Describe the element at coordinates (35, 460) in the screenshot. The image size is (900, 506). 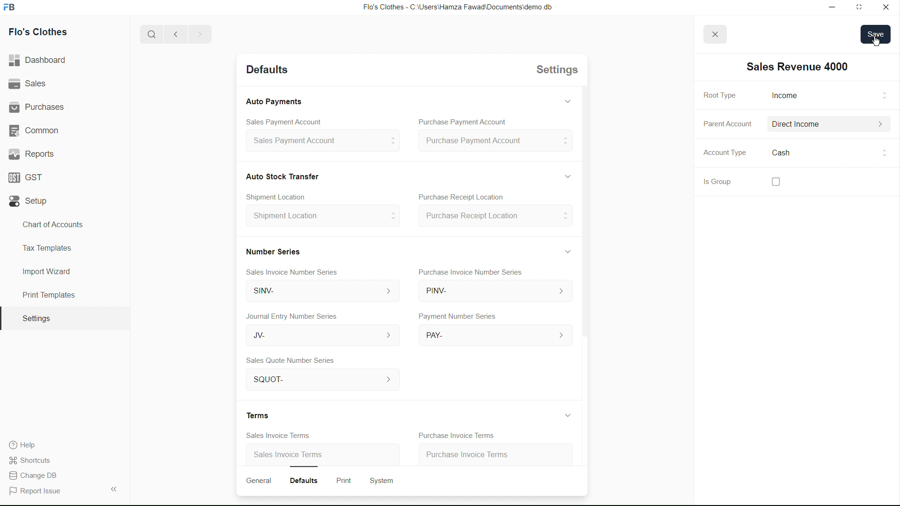
I see `Shortcuts` at that location.